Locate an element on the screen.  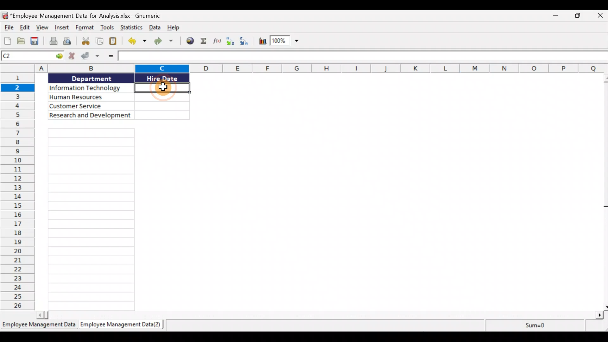
Sort Ascending is located at coordinates (231, 41).